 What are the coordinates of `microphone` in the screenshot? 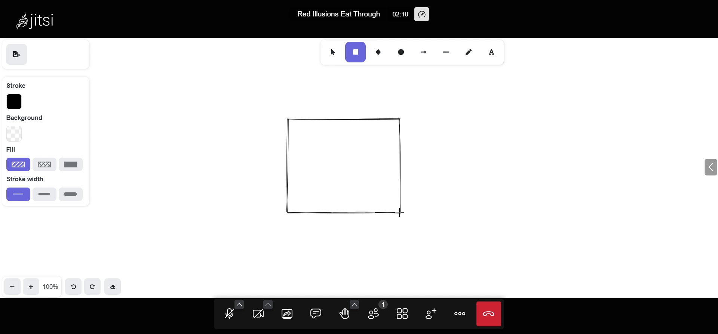 It's located at (230, 315).